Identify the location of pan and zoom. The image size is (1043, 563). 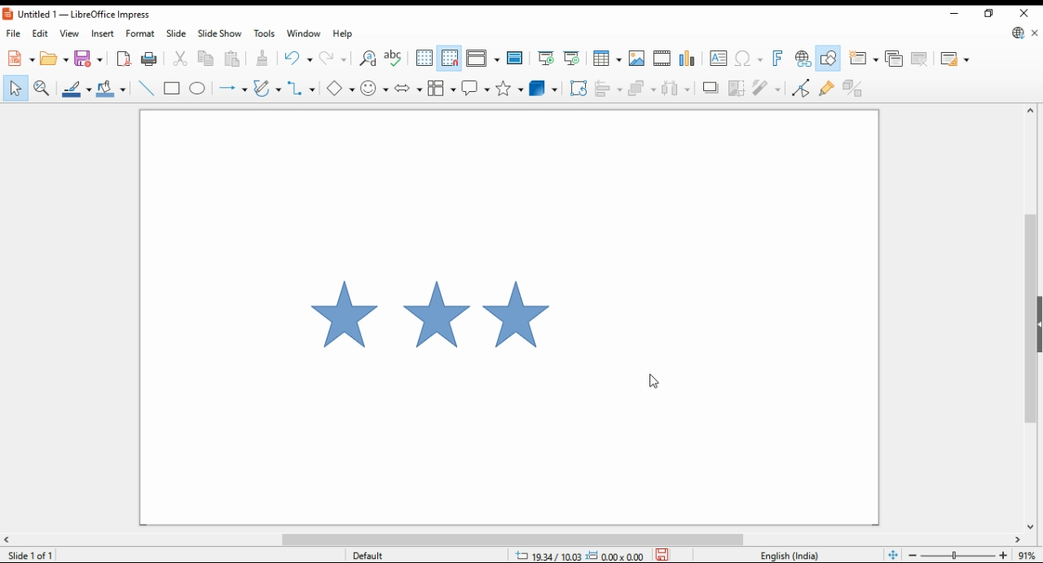
(42, 88).